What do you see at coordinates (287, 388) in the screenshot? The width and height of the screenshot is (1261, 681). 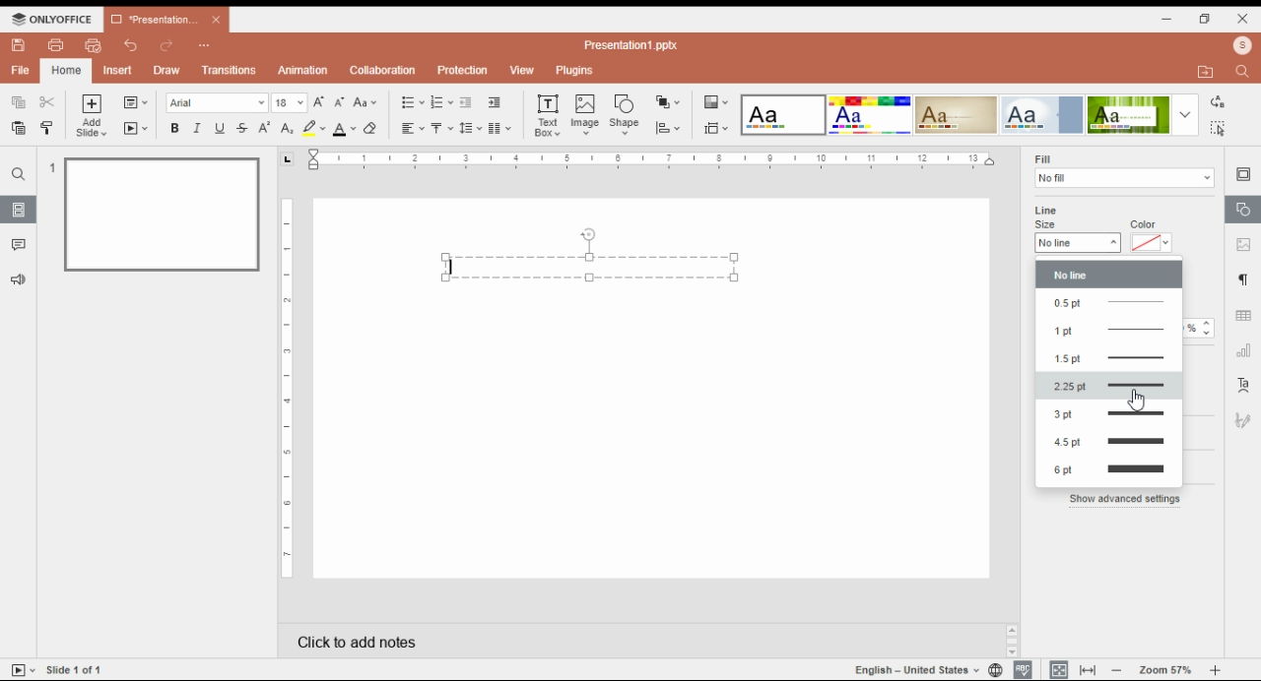 I see `Ruler` at bounding box center [287, 388].